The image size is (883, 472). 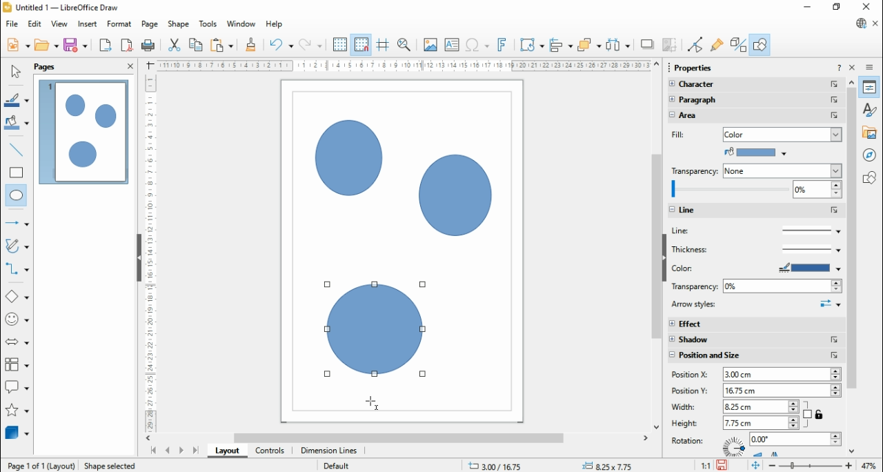 I want to click on snap to grid, so click(x=362, y=44).